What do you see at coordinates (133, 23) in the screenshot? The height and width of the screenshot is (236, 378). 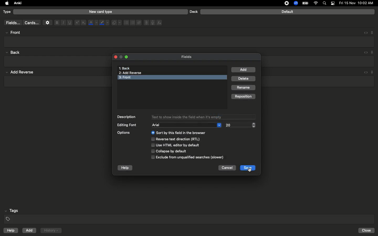 I see `Numbered bullets` at bounding box center [133, 23].